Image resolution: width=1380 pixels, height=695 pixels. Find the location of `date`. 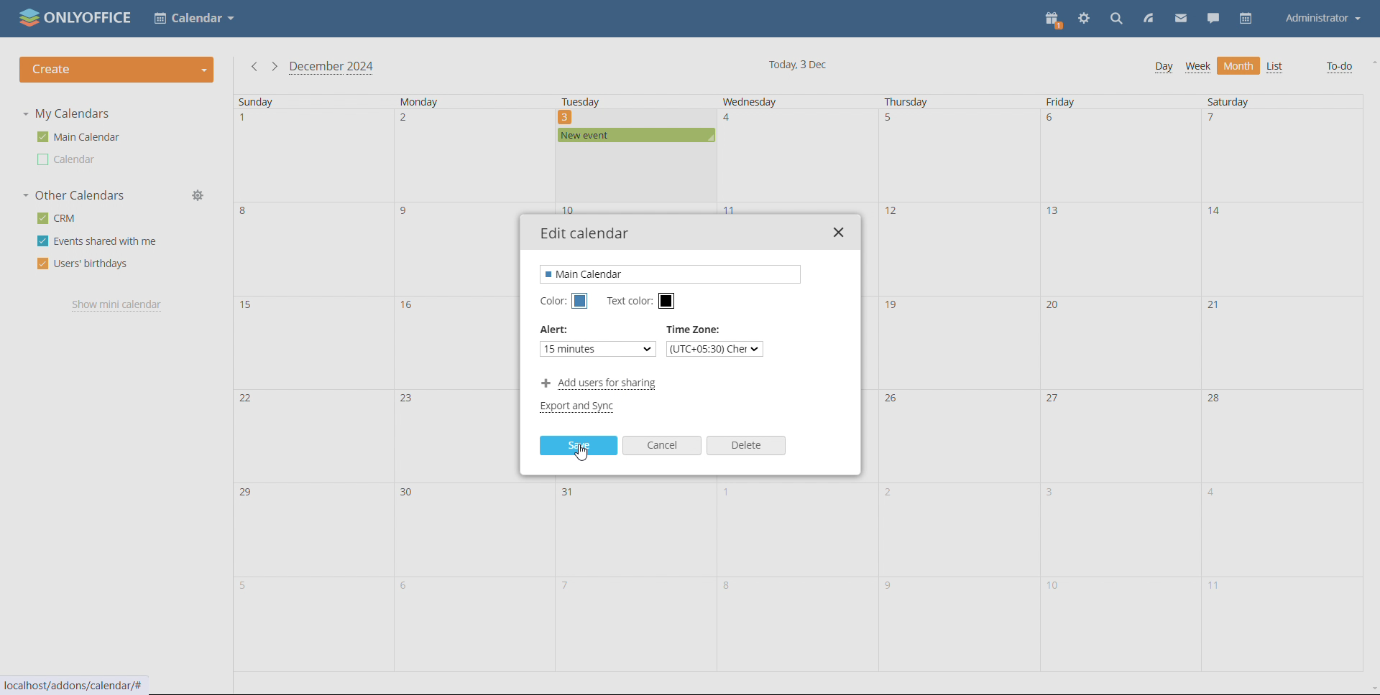

date is located at coordinates (637, 530).